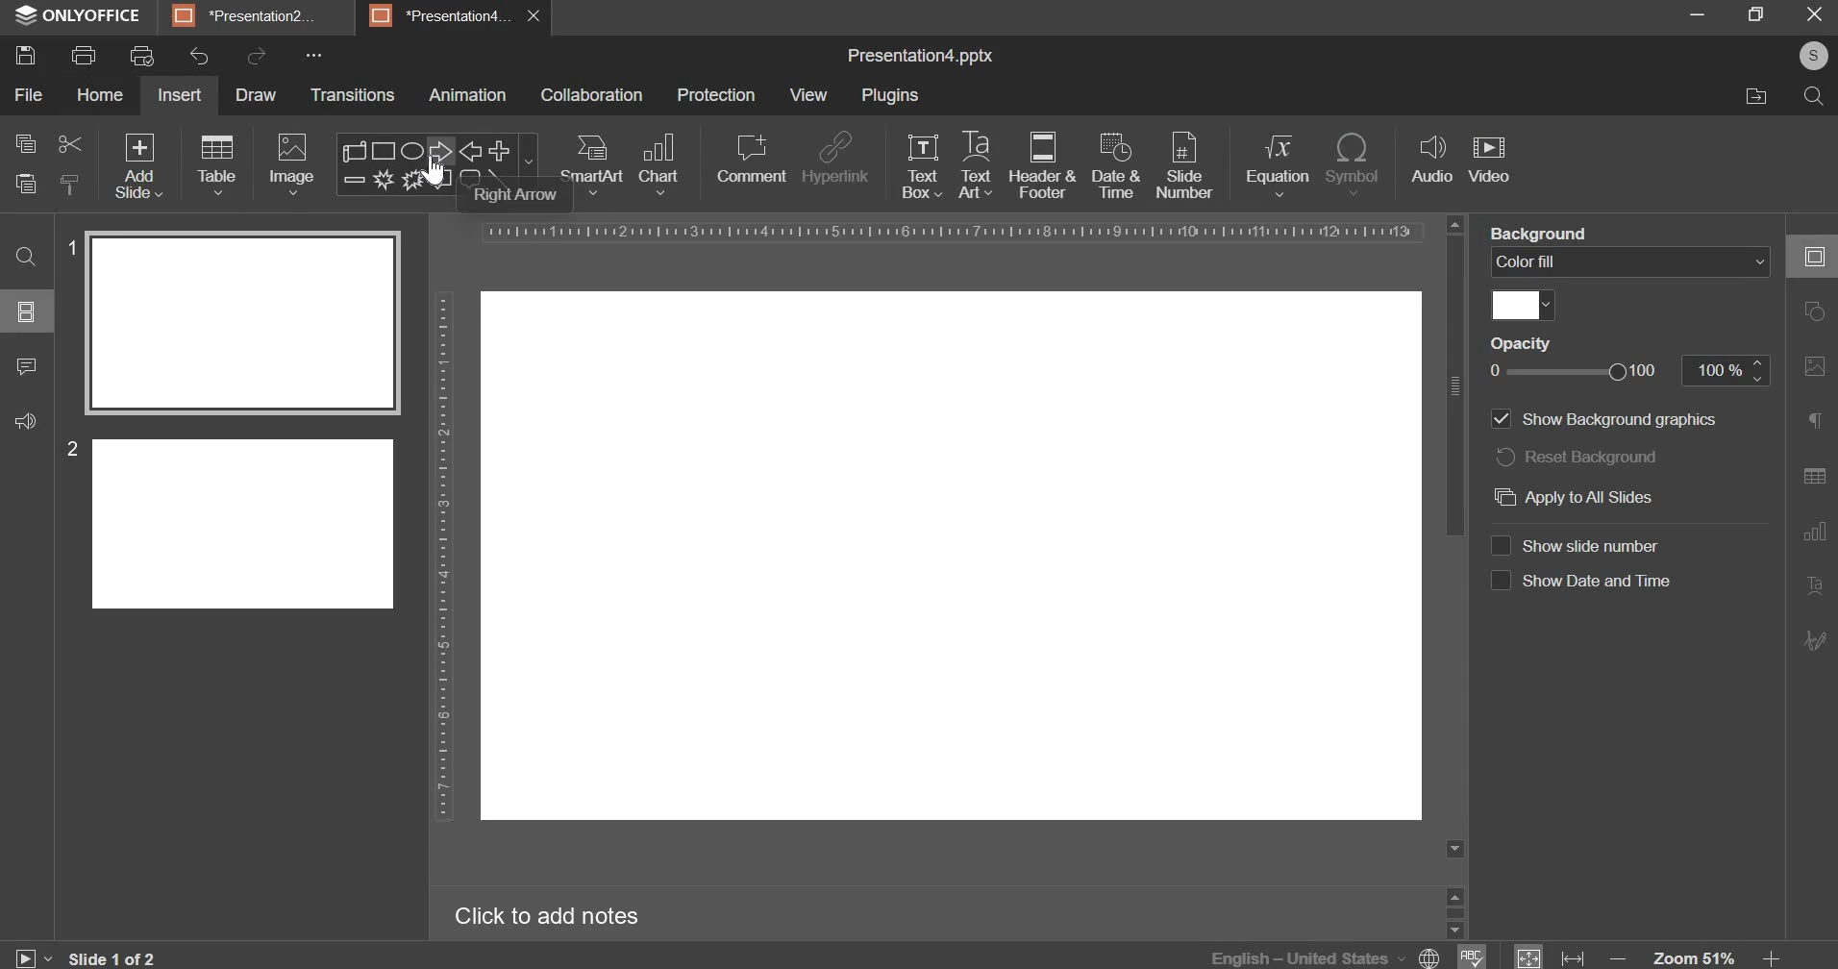 This screenshot has height=969, width=1838. I want to click on text art, so click(973, 165).